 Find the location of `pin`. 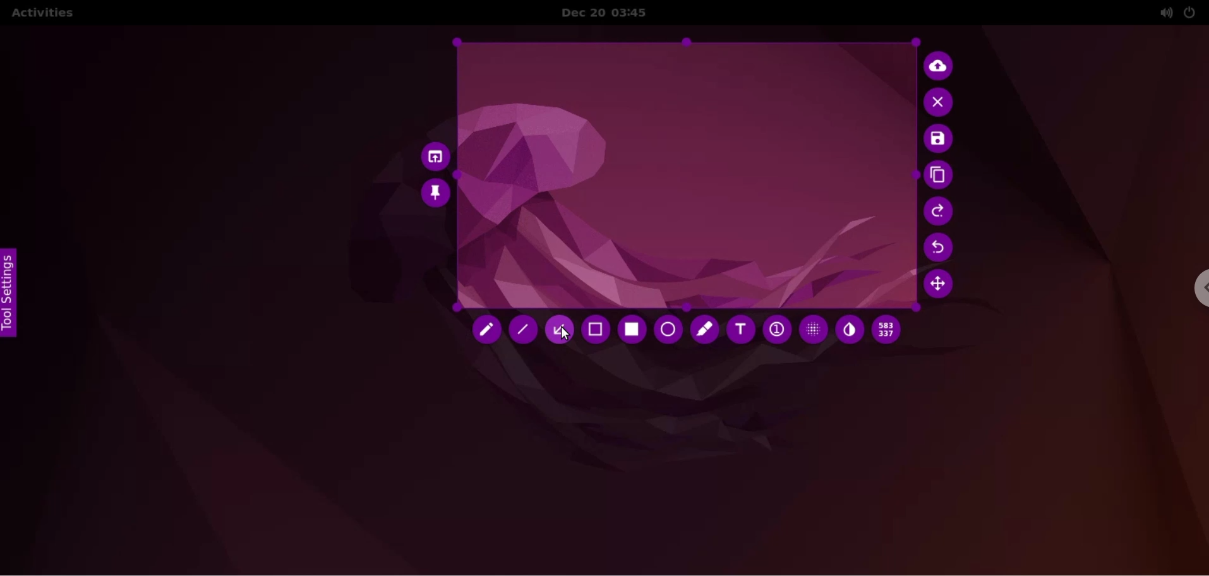

pin is located at coordinates (436, 193).